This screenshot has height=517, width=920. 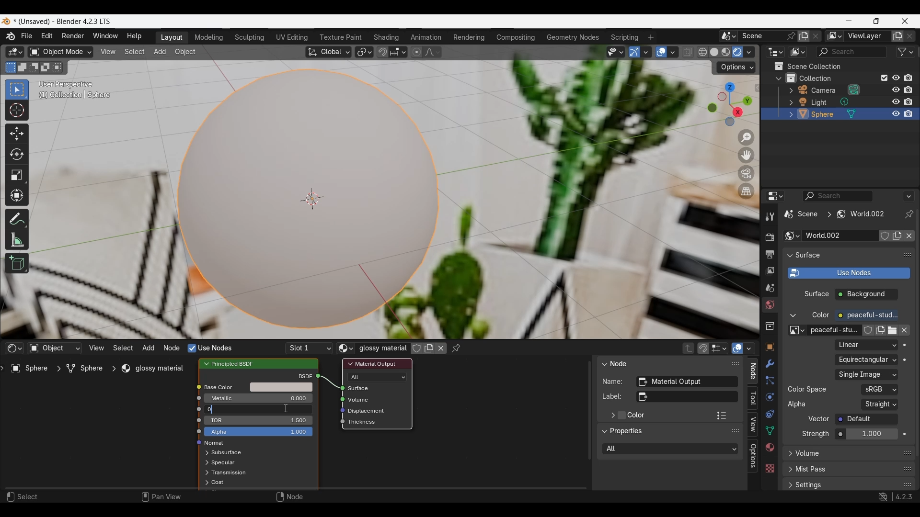 What do you see at coordinates (205, 473) in the screenshot?
I see `expand respective scenes` at bounding box center [205, 473].